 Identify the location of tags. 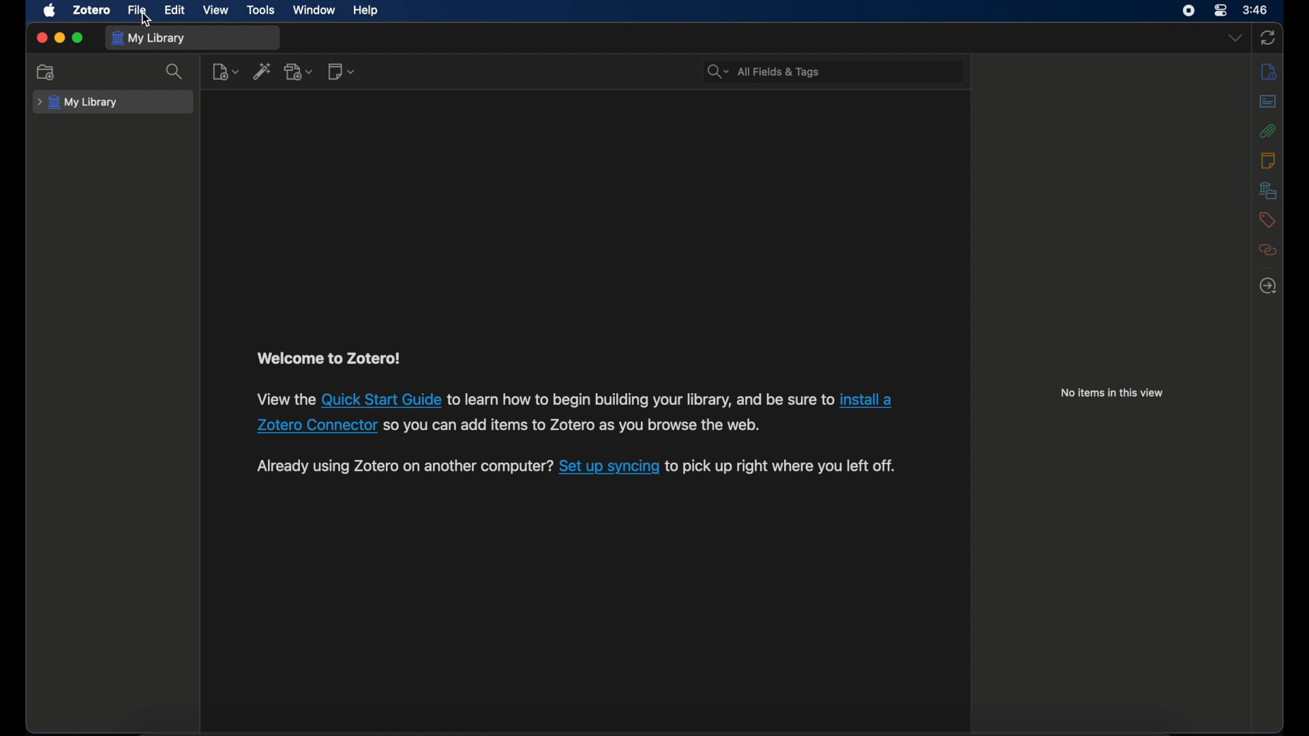
(1268, 220).